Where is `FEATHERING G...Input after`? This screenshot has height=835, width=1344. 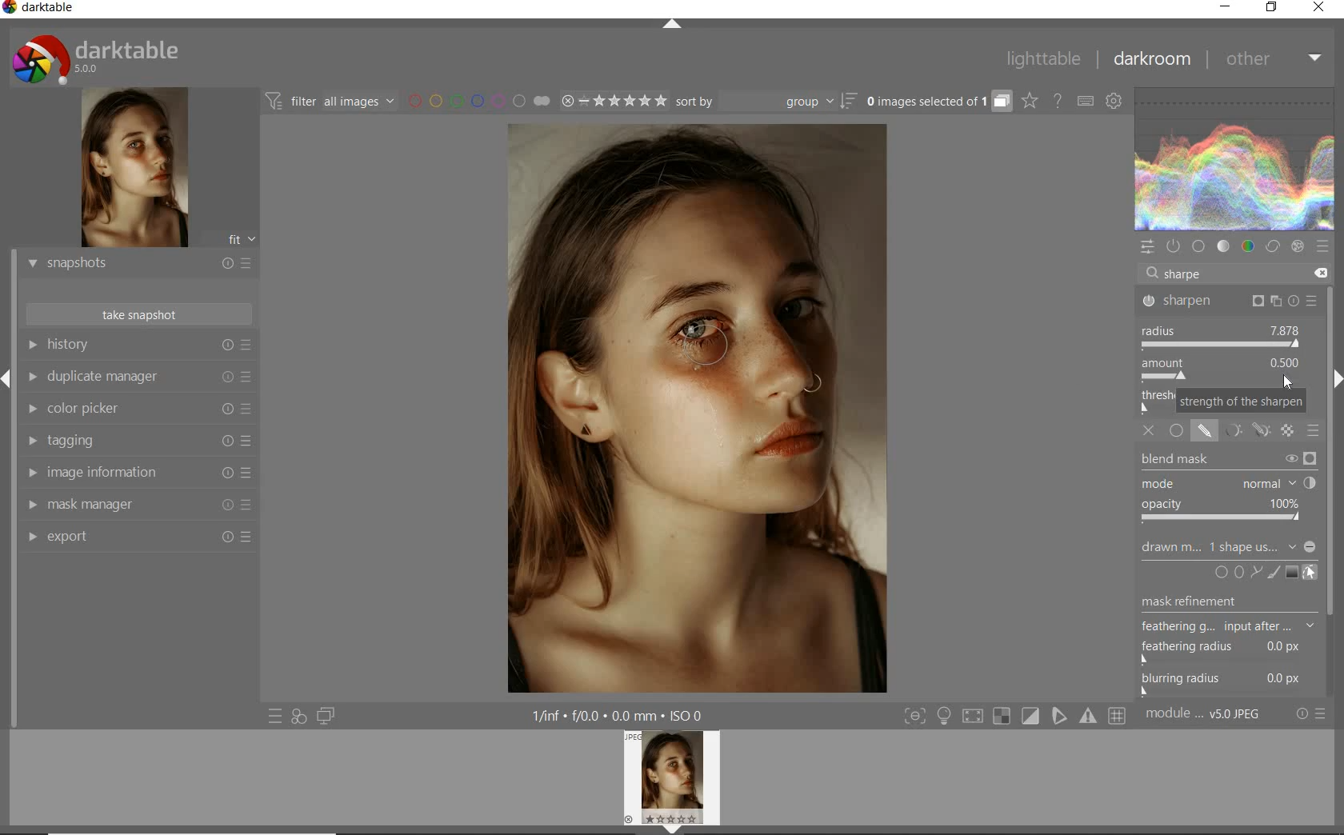 FEATHERING G...Input after is located at coordinates (1214, 625).